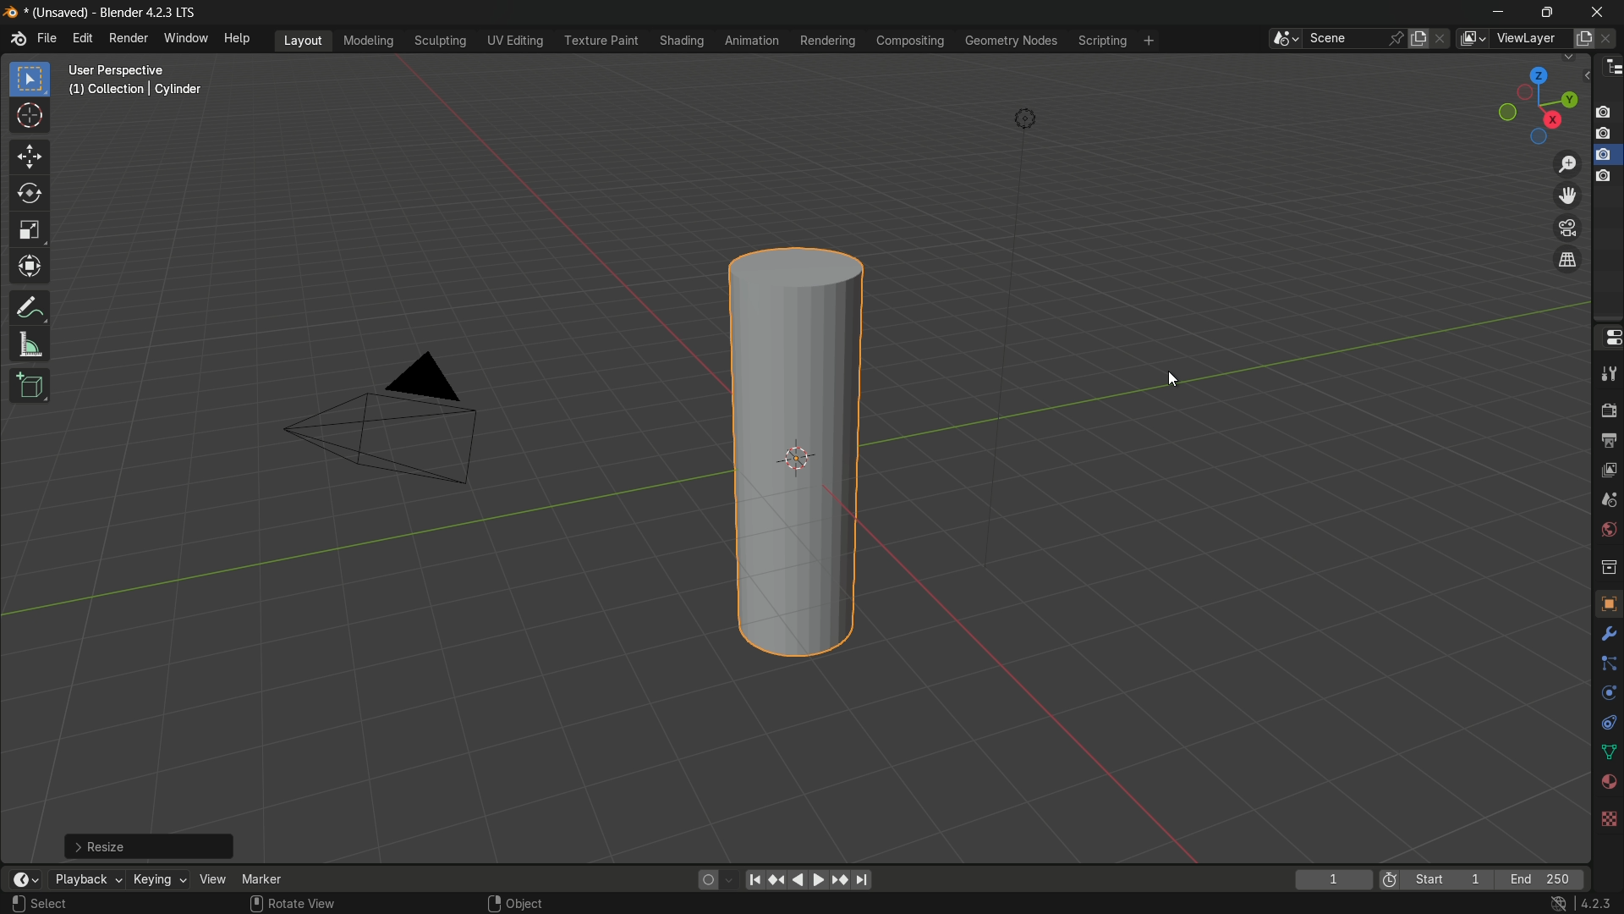 The height and width of the screenshot is (914, 1624). What do you see at coordinates (396, 415) in the screenshot?
I see `camera` at bounding box center [396, 415].